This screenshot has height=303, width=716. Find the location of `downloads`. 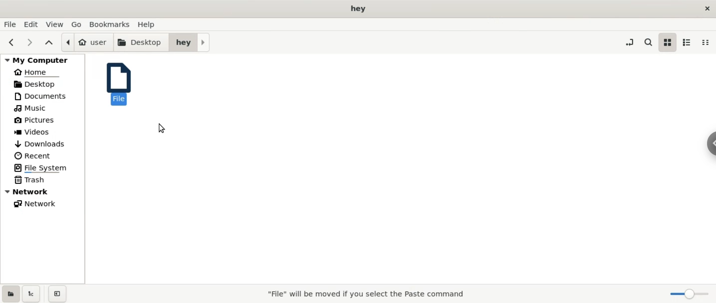

downloads is located at coordinates (44, 142).